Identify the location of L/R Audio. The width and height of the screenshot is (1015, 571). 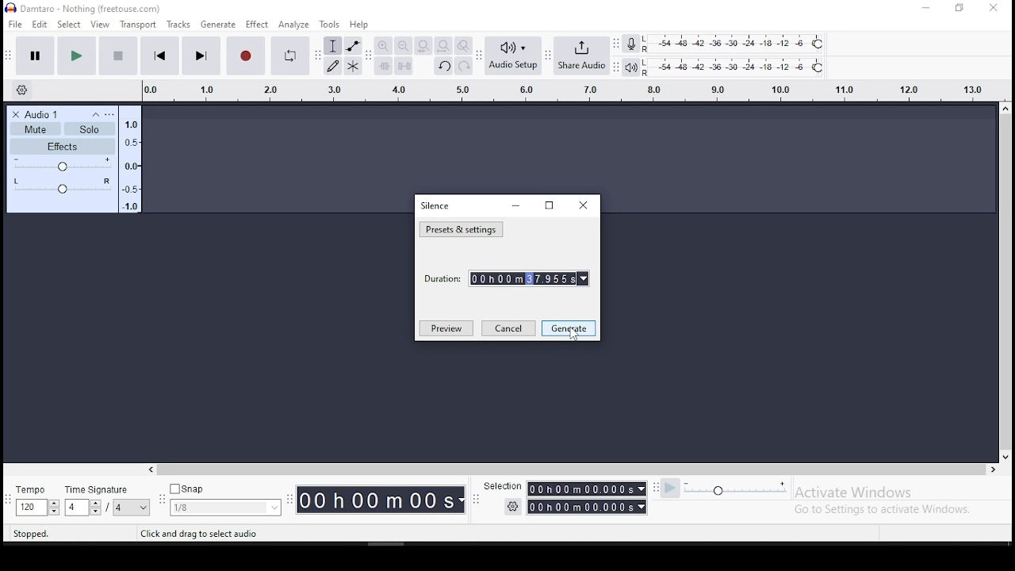
(61, 186).